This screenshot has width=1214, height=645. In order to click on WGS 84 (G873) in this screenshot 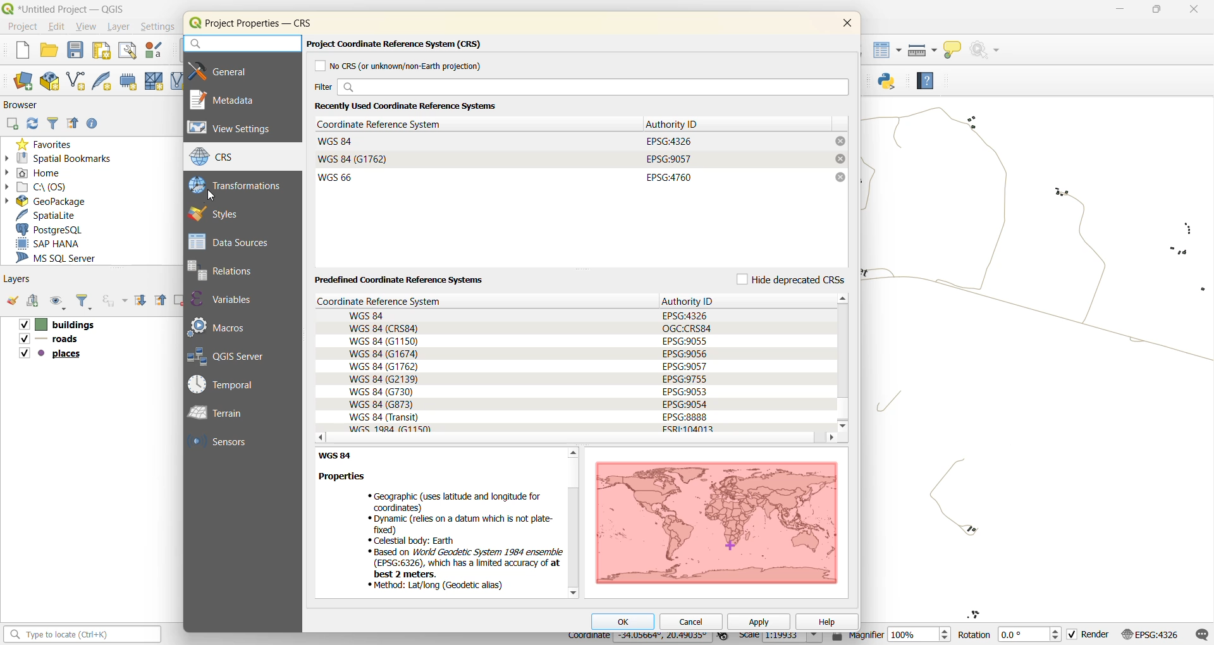, I will do `click(381, 405)`.